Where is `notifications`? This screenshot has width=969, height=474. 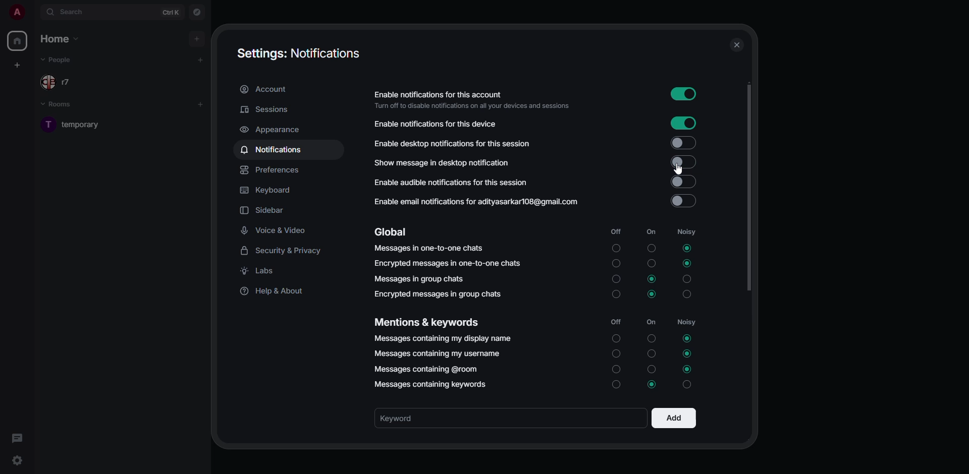 notifications is located at coordinates (272, 150).